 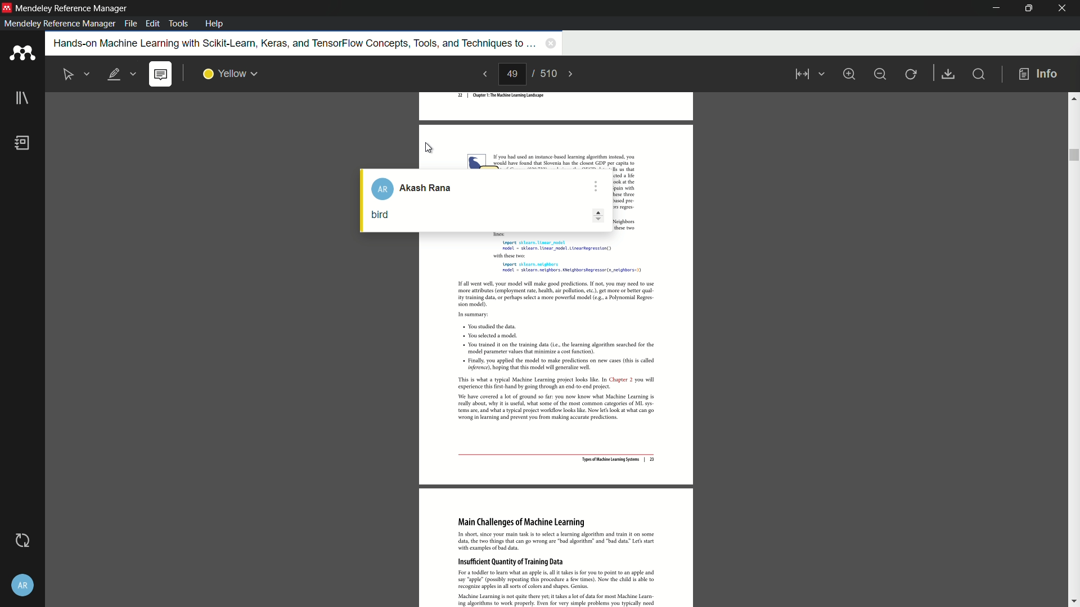 What do you see at coordinates (21, 541) in the screenshot?
I see `sync` at bounding box center [21, 541].